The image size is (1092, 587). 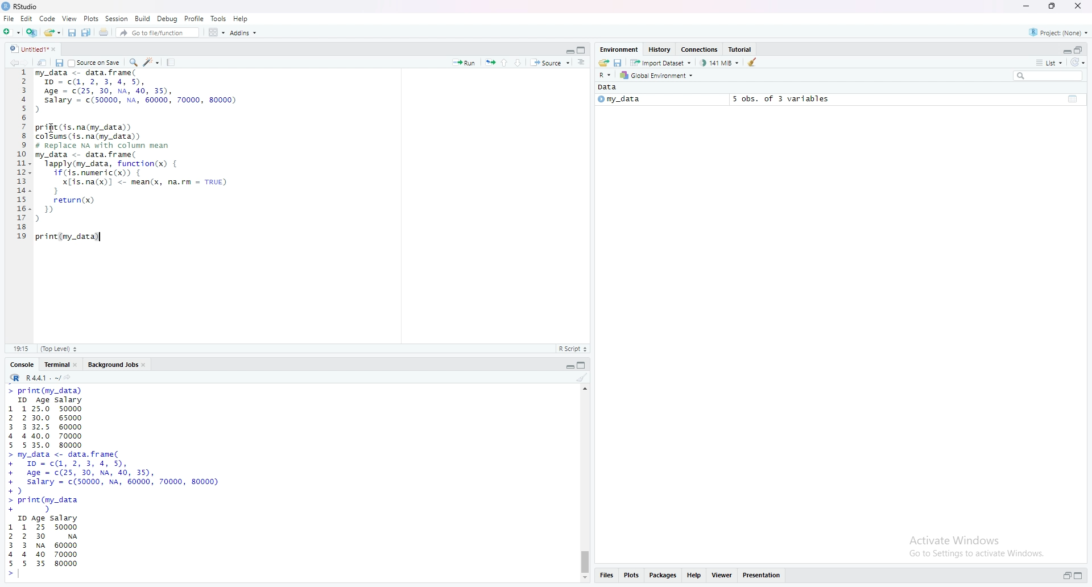 I want to click on plots, so click(x=632, y=575).